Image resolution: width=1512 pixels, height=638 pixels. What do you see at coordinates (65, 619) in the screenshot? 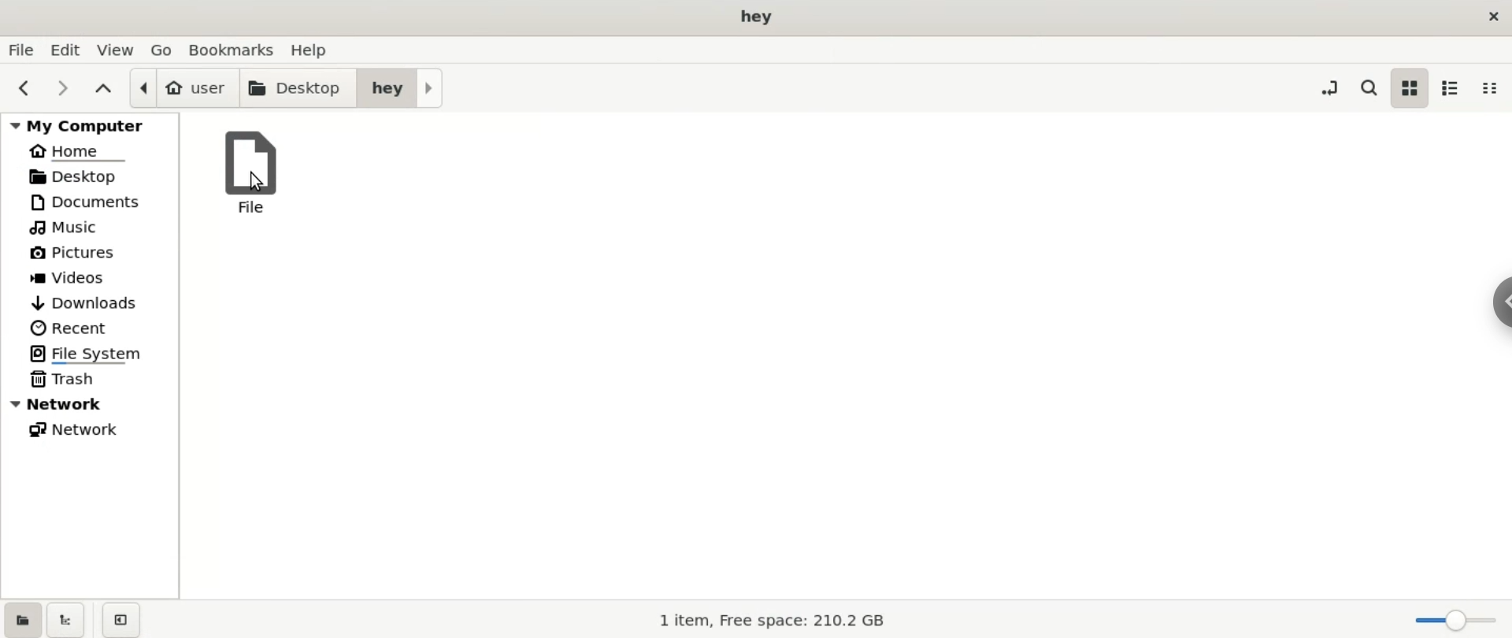
I see `show treeview` at bounding box center [65, 619].